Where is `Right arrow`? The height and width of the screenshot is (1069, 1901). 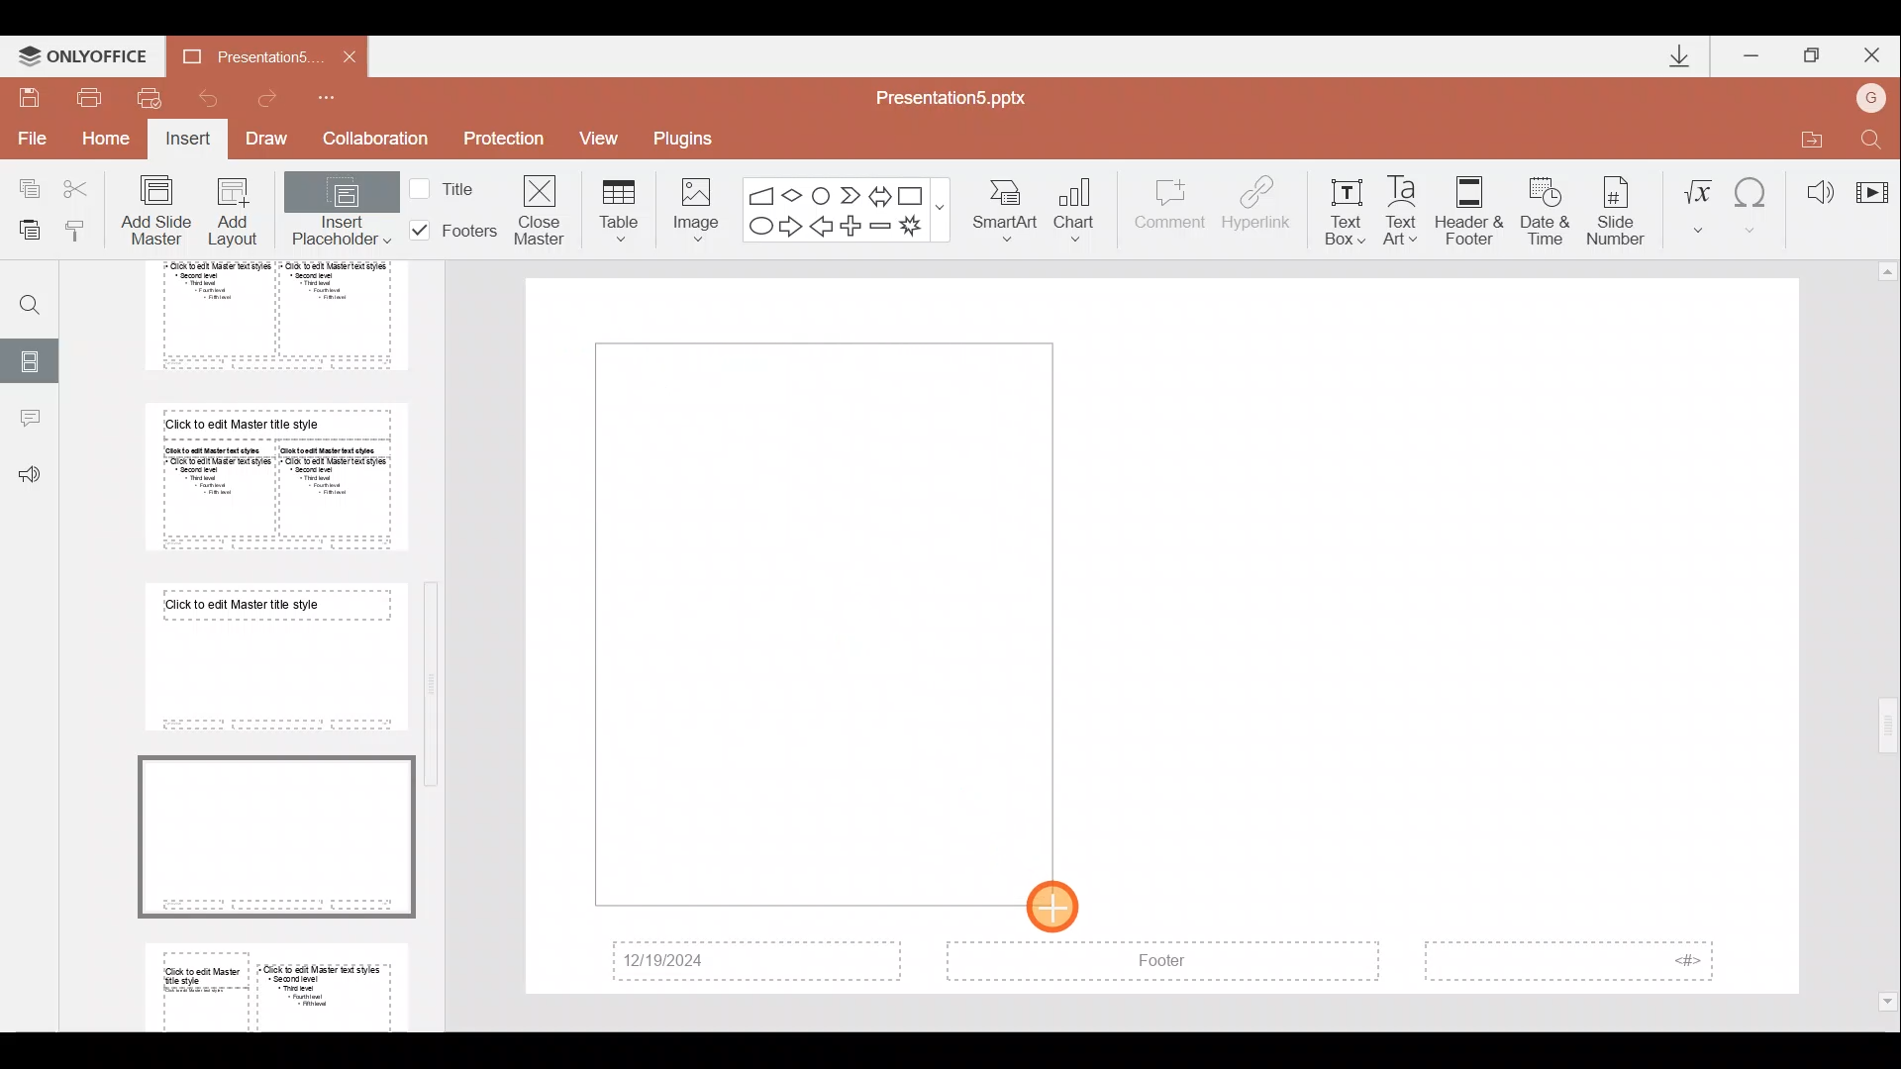
Right arrow is located at coordinates (790, 228).